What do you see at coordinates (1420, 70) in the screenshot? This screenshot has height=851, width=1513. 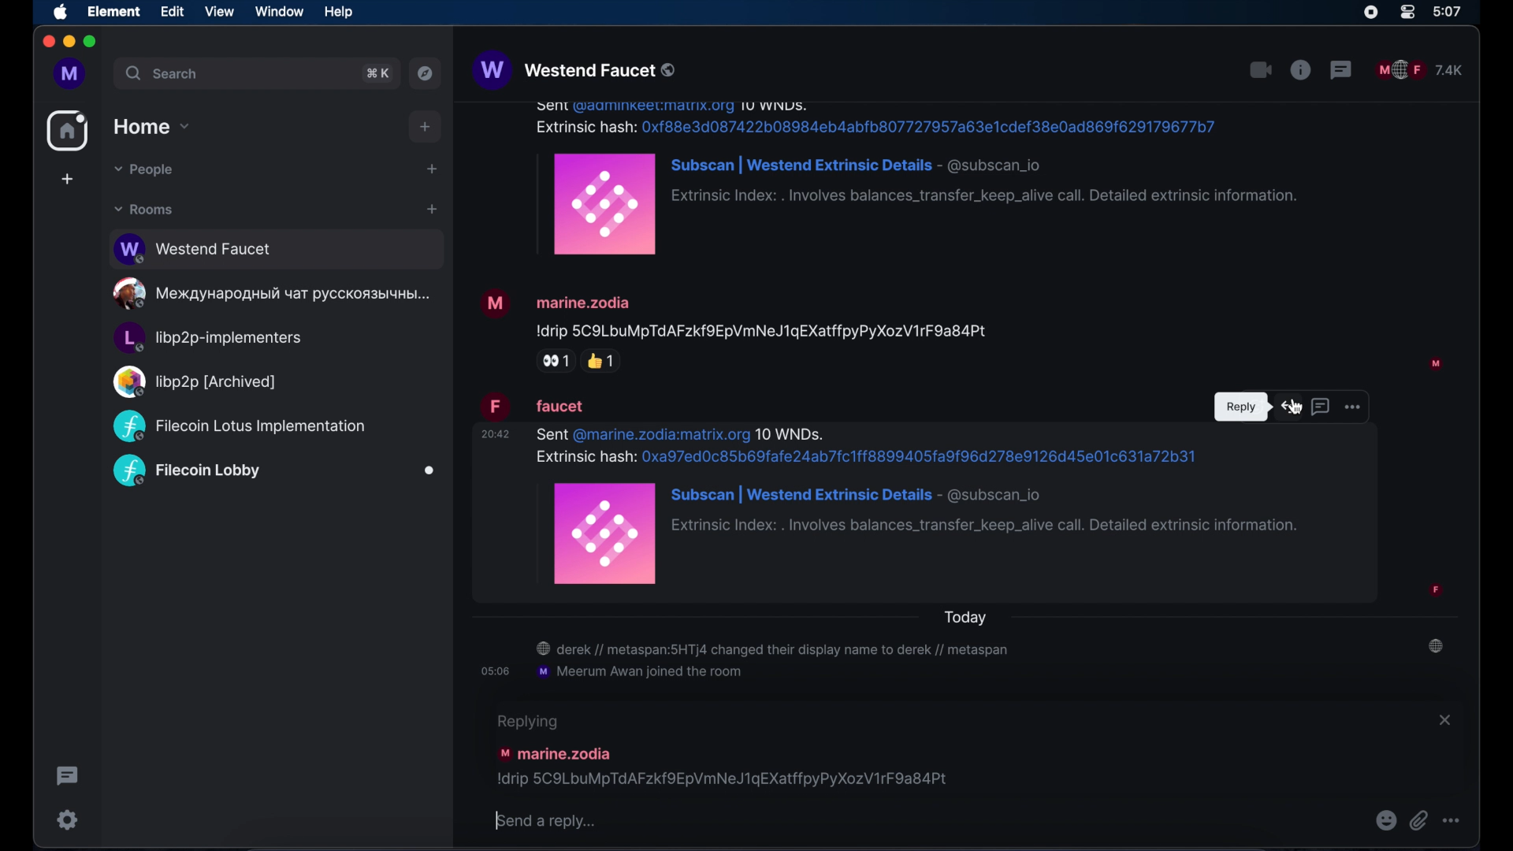 I see `public room participants` at bounding box center [1420, 70].